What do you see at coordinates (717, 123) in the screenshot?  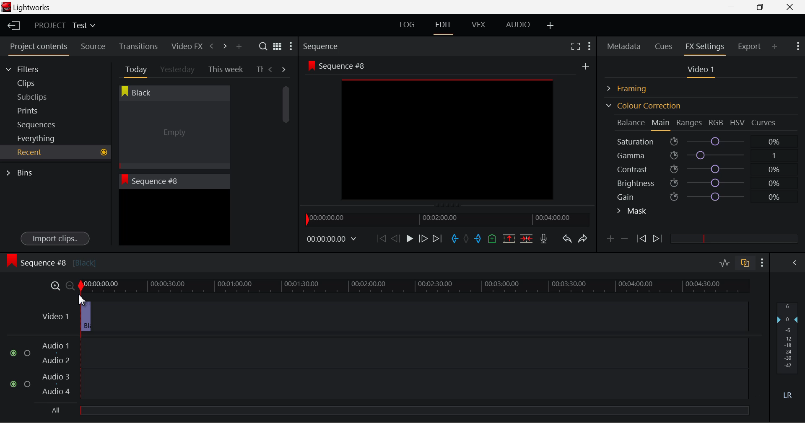 I see `RGB` at bounding box center [717, 123].